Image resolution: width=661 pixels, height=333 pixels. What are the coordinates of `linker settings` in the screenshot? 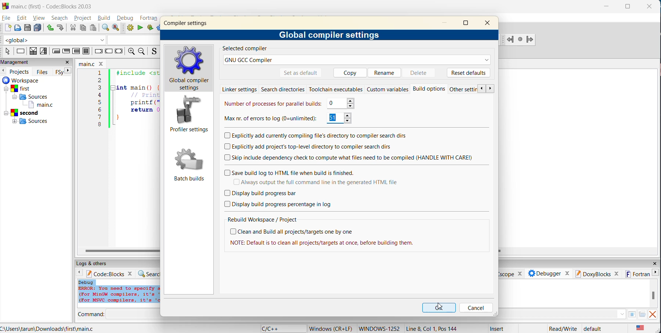 It's located at (238, 89).